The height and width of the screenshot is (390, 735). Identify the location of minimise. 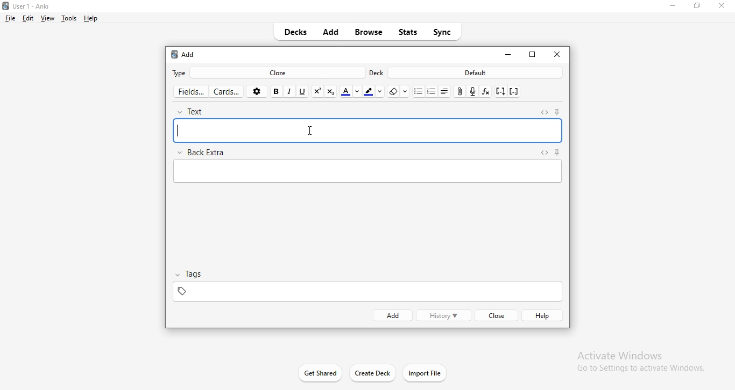
(672, 8).